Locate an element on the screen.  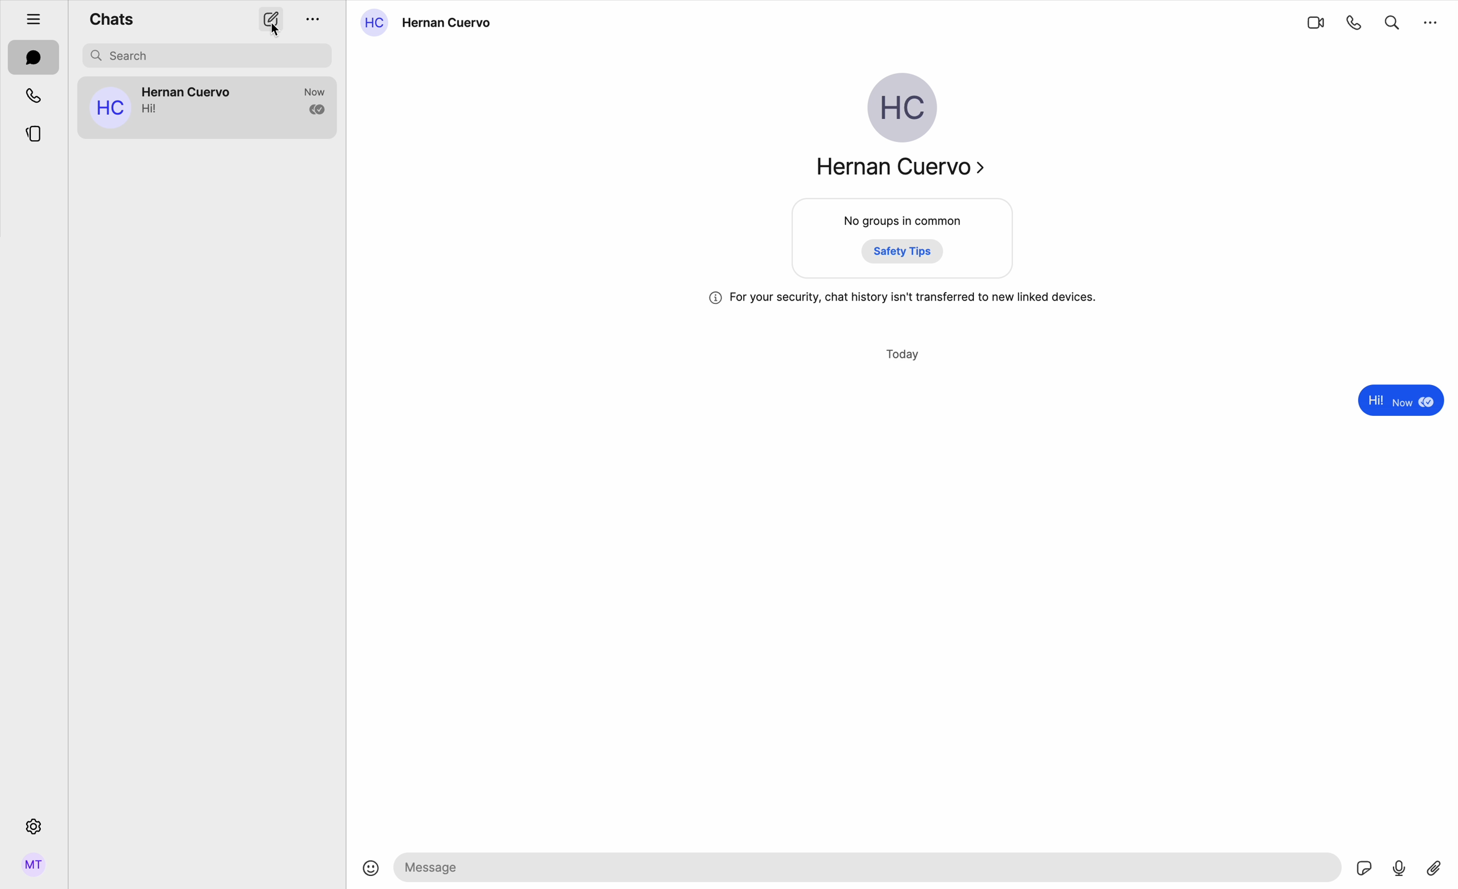
calls is located at coordinates (36, 95).